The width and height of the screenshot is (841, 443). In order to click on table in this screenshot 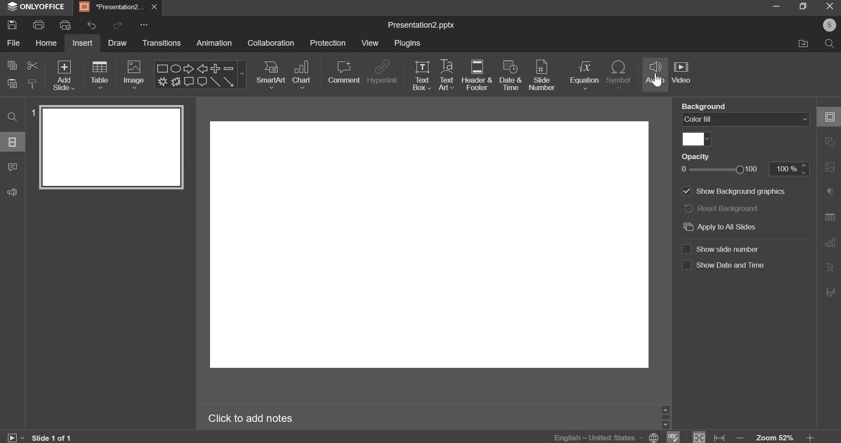, I will do `click(99, 75)`.